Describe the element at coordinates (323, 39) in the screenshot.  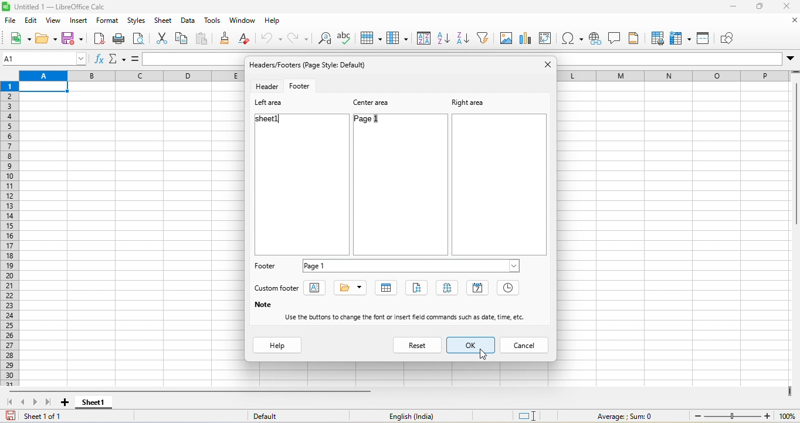
I see `find and replace` at that location.